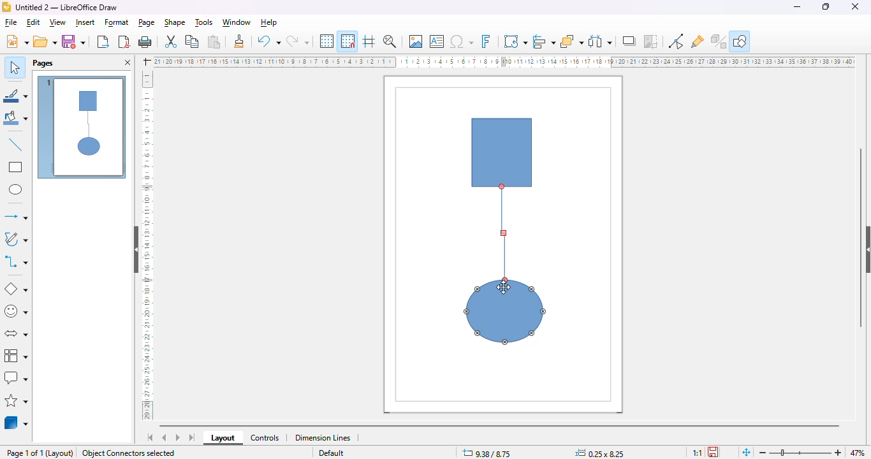  What do you see at coordinates (572, 41) in the screenshot?
I see `arrange` at bounding box center [572, 41].